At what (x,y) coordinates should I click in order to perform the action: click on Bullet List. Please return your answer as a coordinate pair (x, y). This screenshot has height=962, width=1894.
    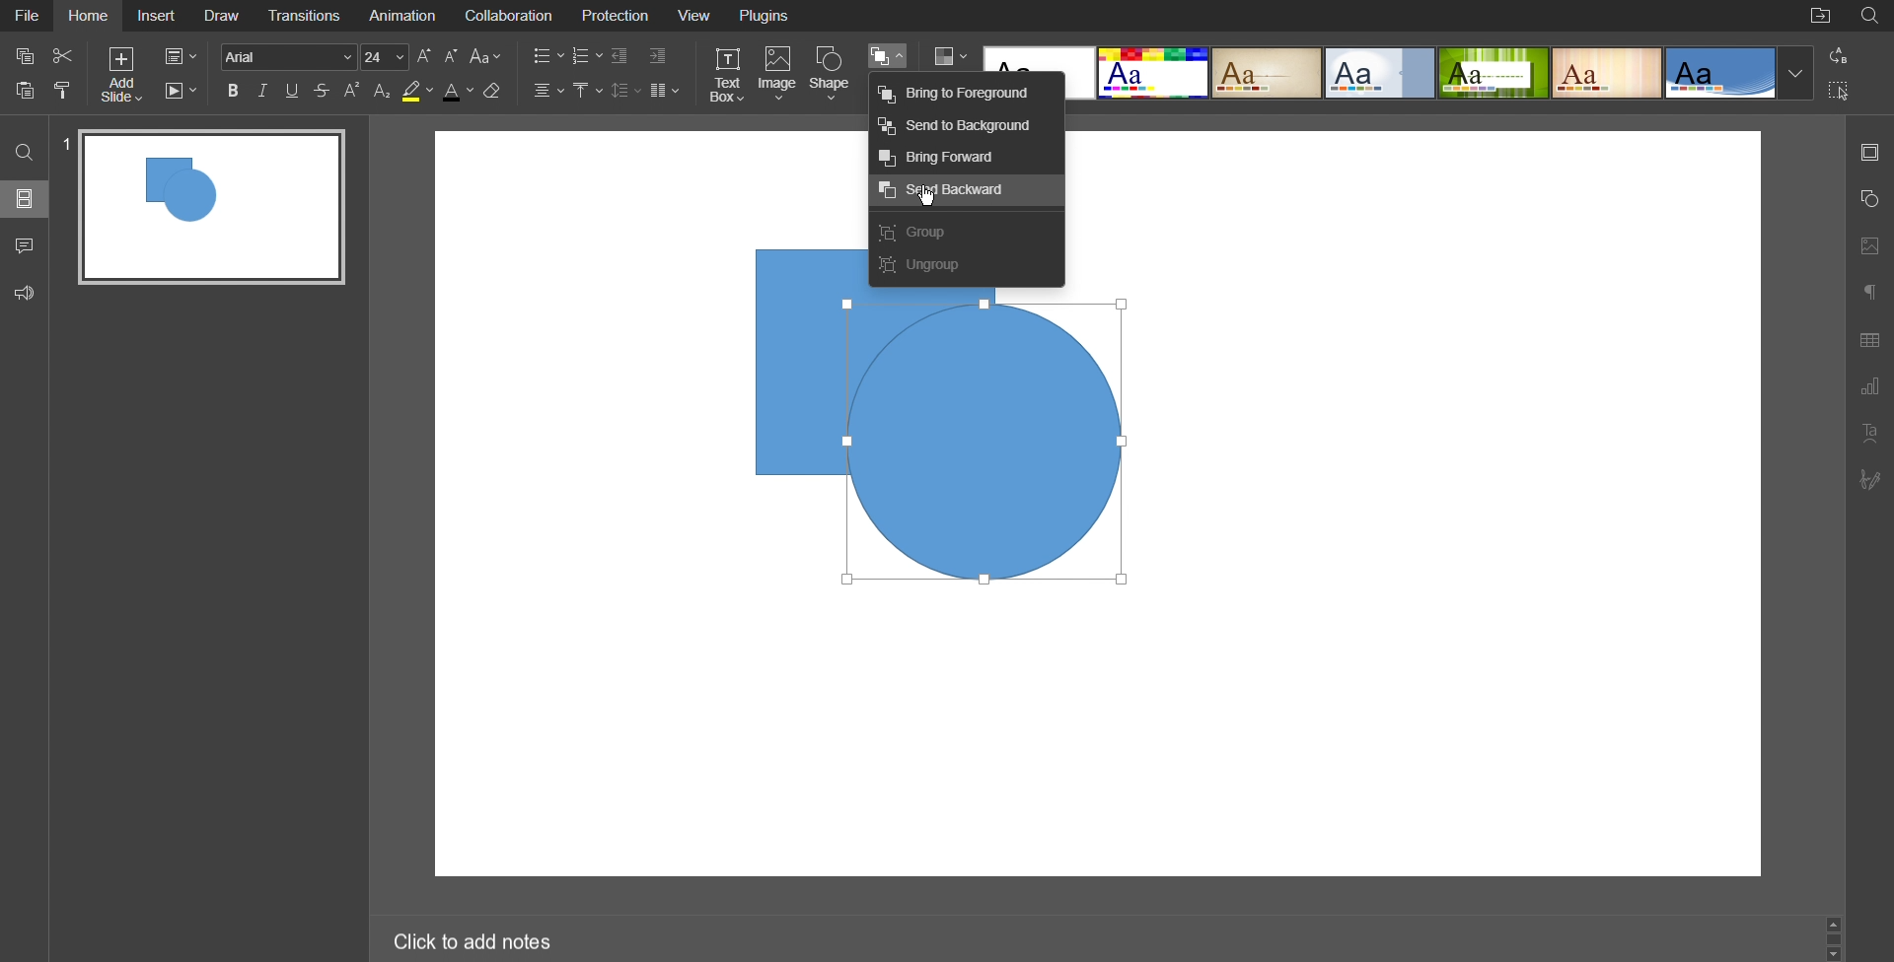
    Looking at the image, I should click on (547, 55).